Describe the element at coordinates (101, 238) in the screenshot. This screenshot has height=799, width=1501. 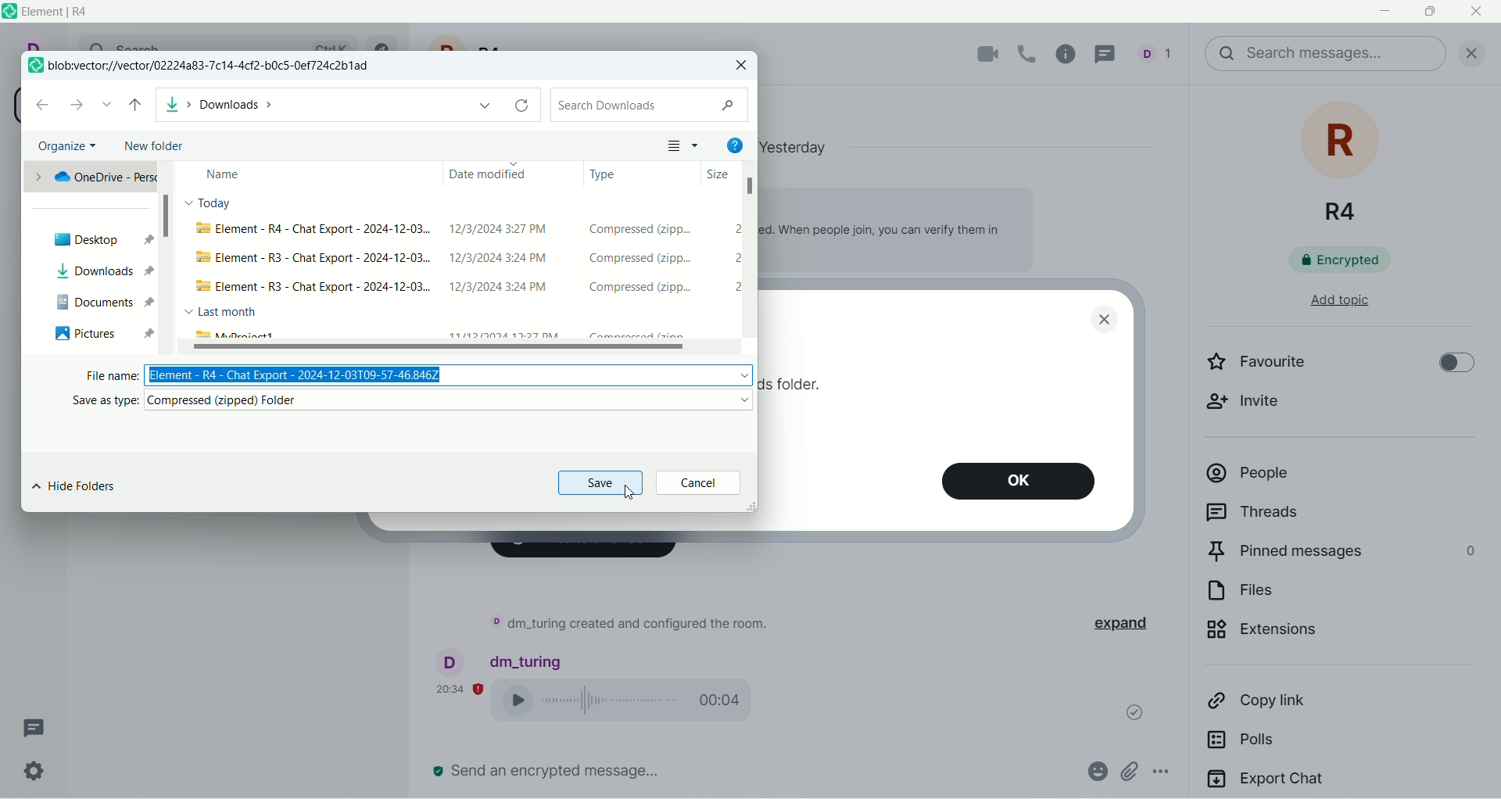
I see `desktop` at that location.